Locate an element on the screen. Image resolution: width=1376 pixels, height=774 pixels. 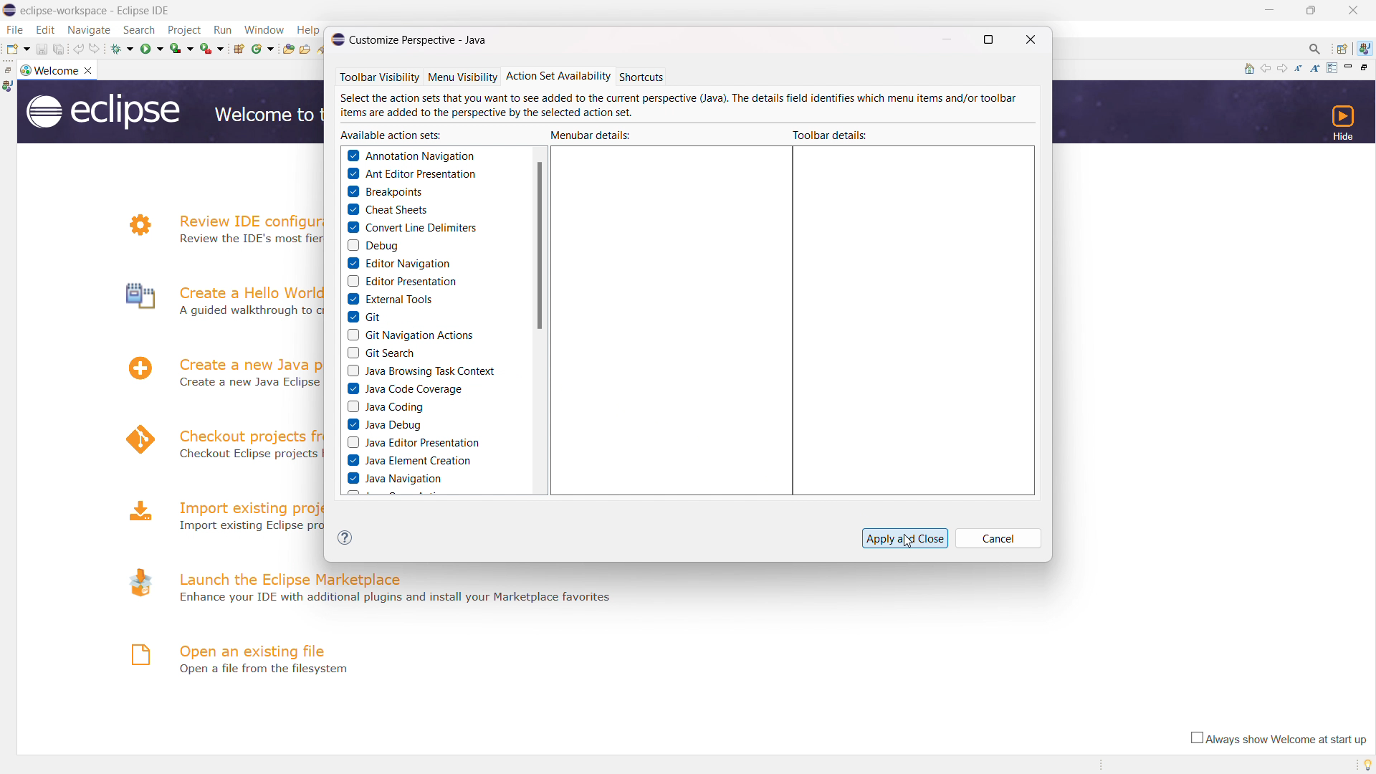
java coding is located at coordinates (383, 406).